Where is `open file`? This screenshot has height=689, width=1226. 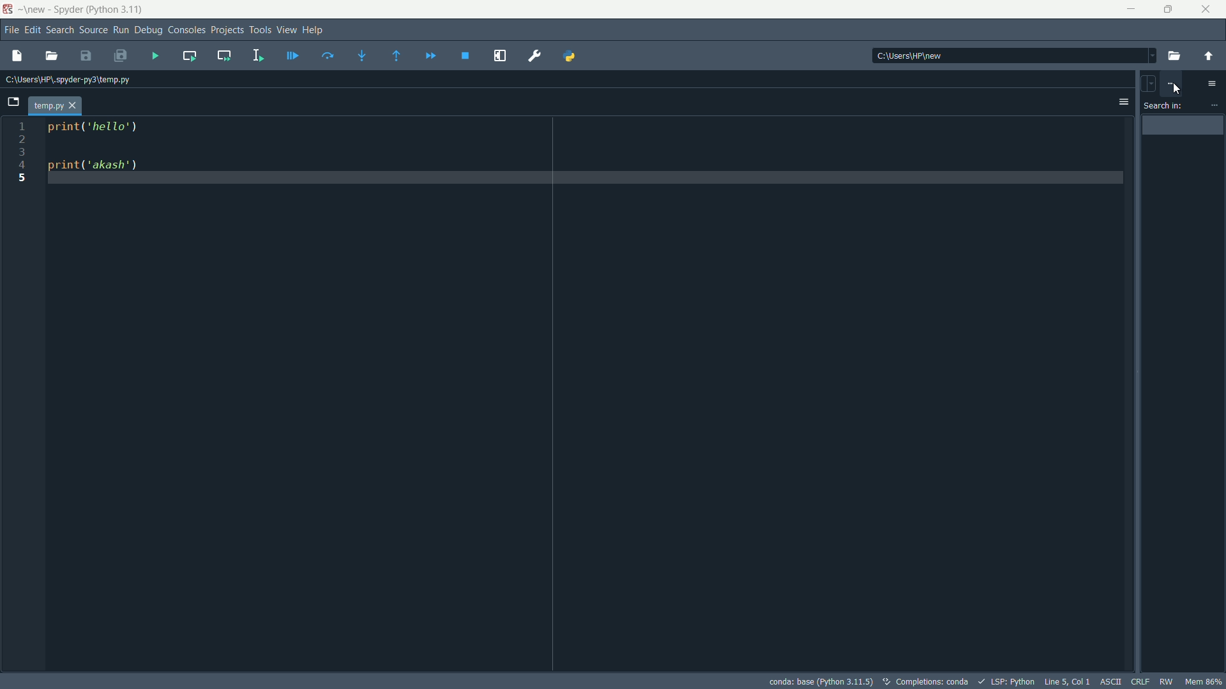
open file is located at coordinates (54, 55).